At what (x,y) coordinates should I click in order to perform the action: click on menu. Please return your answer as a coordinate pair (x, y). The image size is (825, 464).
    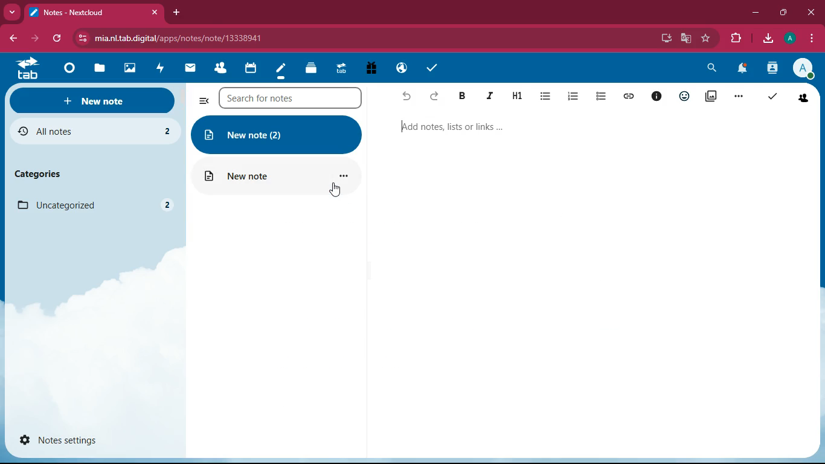
    Looking at the image, I should click on (813, 38).